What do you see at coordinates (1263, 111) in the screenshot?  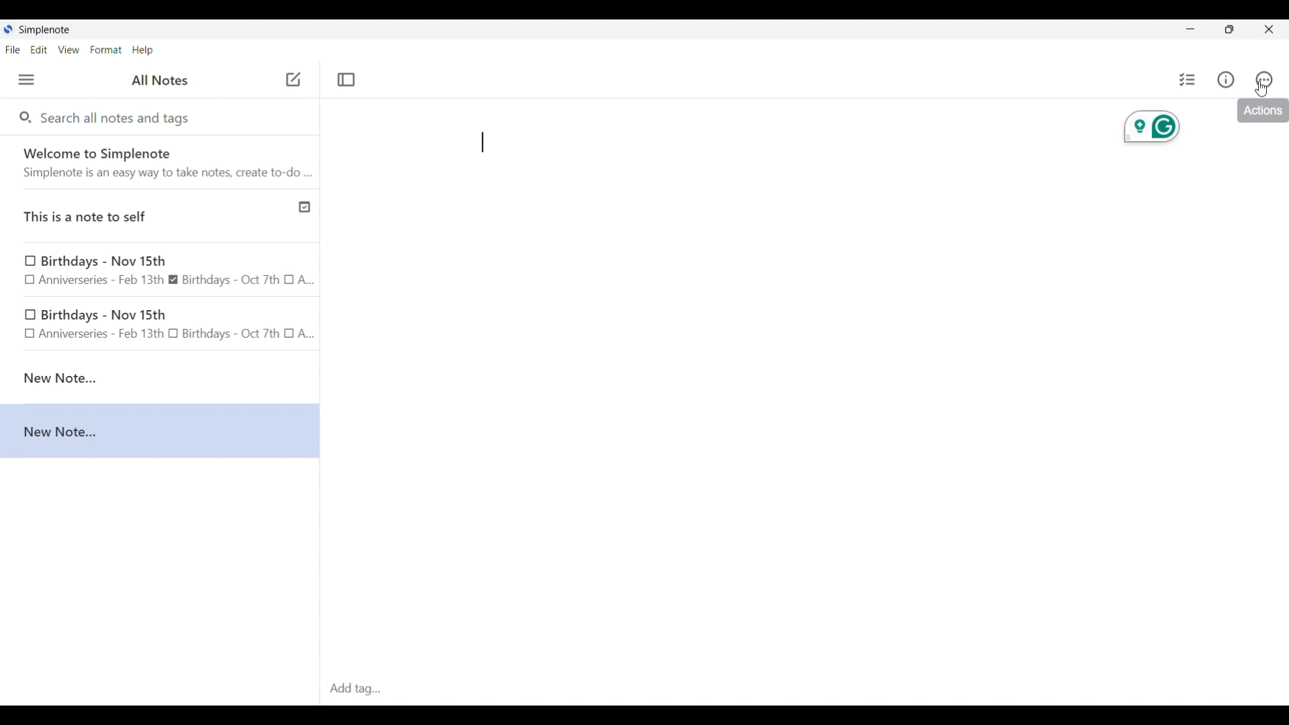 I see `Description of selected icon` at bounding box center [1263, 111].